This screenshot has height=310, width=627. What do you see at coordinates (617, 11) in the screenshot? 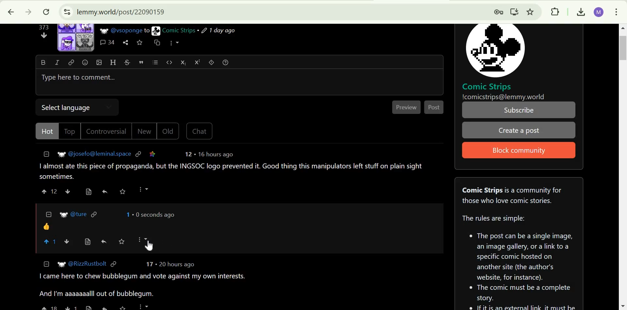
I see `customize and control google chrome` at bounding box center [617, 11].